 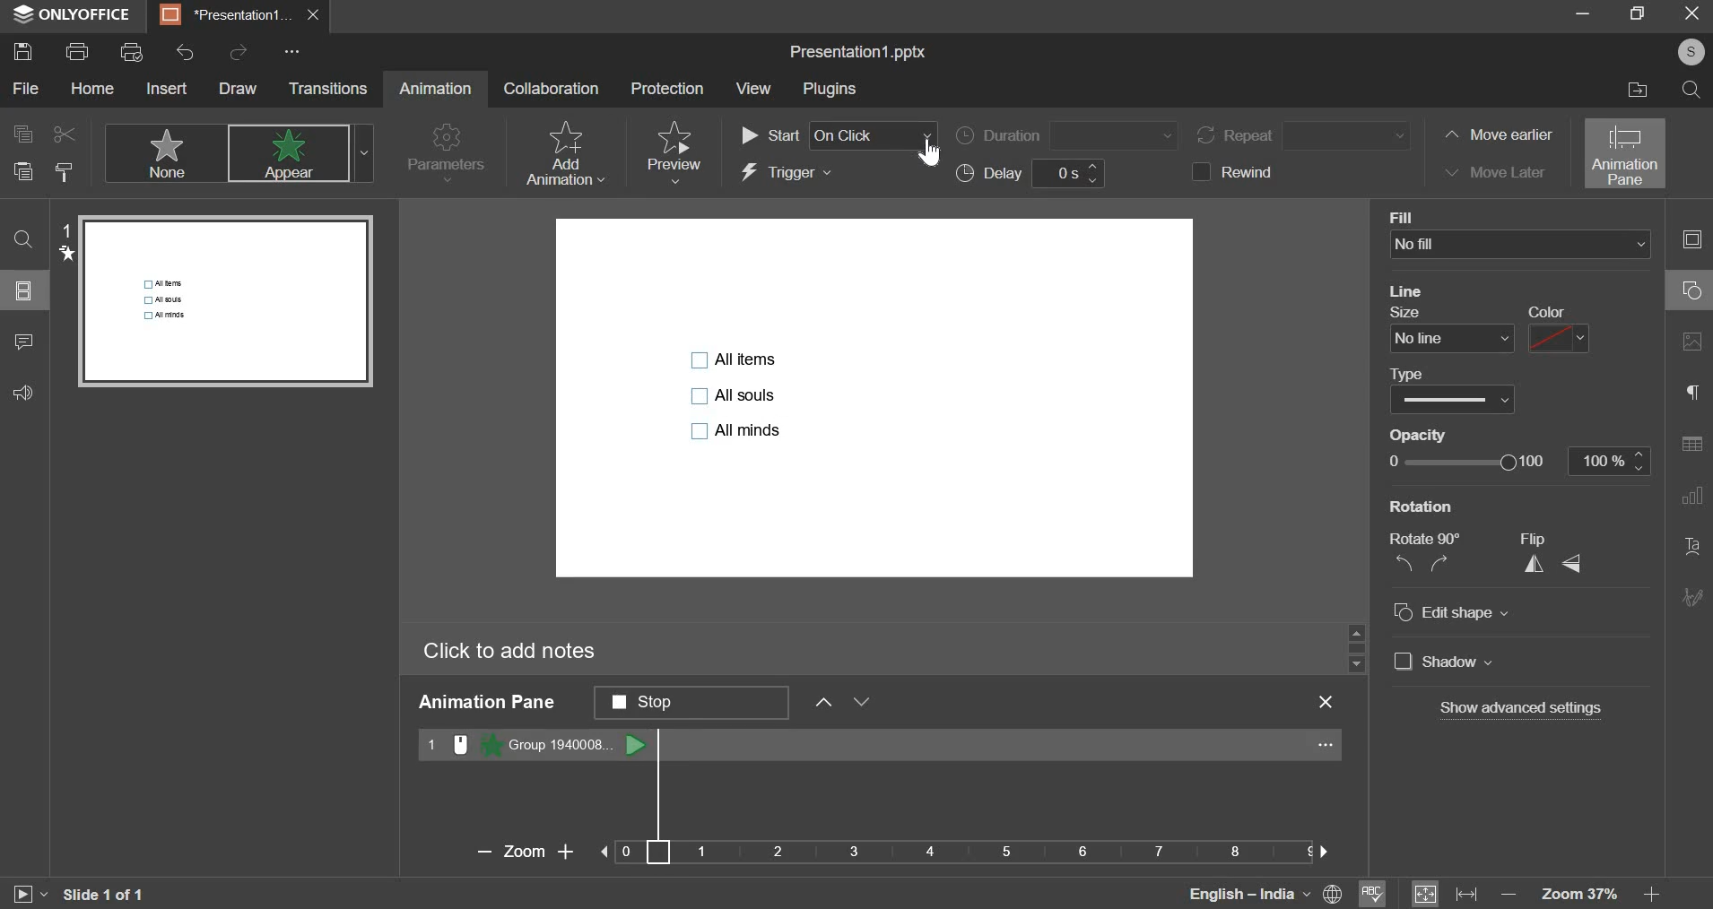 What do you see at coordinates (1523, 244) in the screenshot?
I see `background fill` at bounding box center [1523, 244].